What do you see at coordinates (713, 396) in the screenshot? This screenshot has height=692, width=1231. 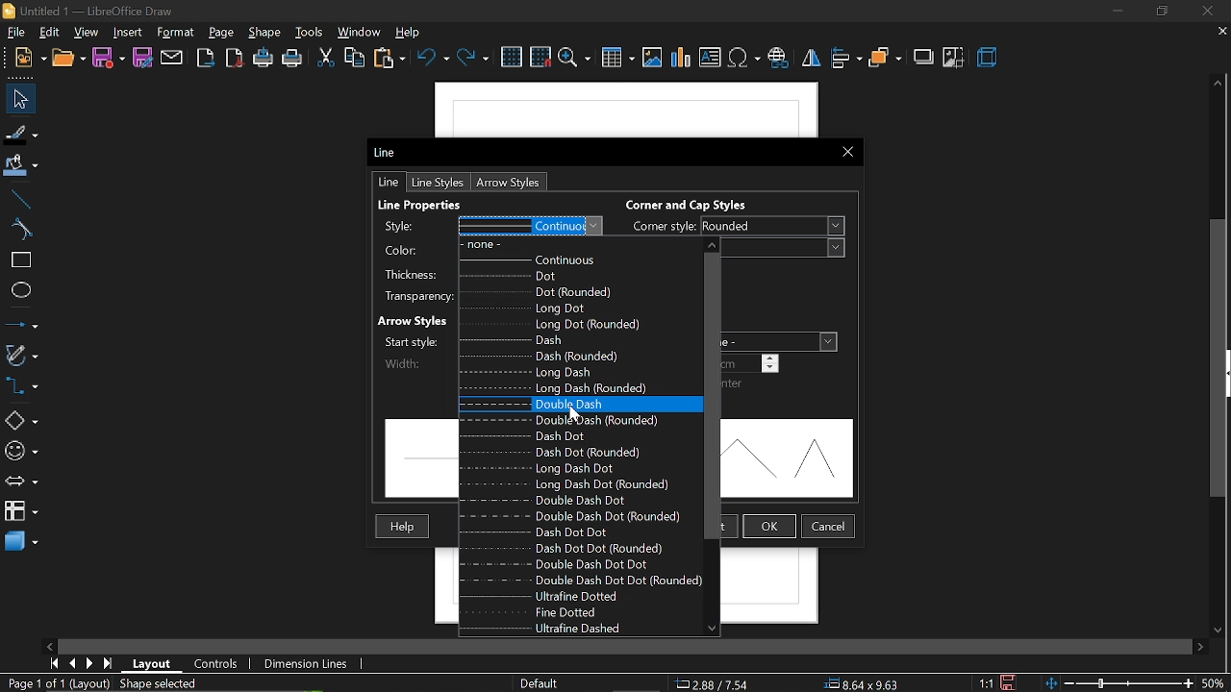 I see `Vertical scrollbar` at bounding box center [713, 396].